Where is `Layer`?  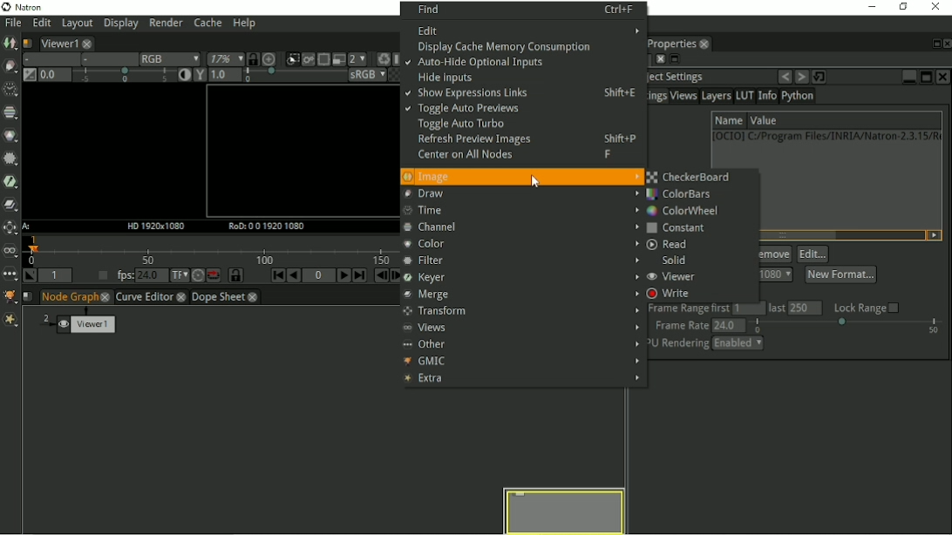 Layer is located at coordinates (48, 59).